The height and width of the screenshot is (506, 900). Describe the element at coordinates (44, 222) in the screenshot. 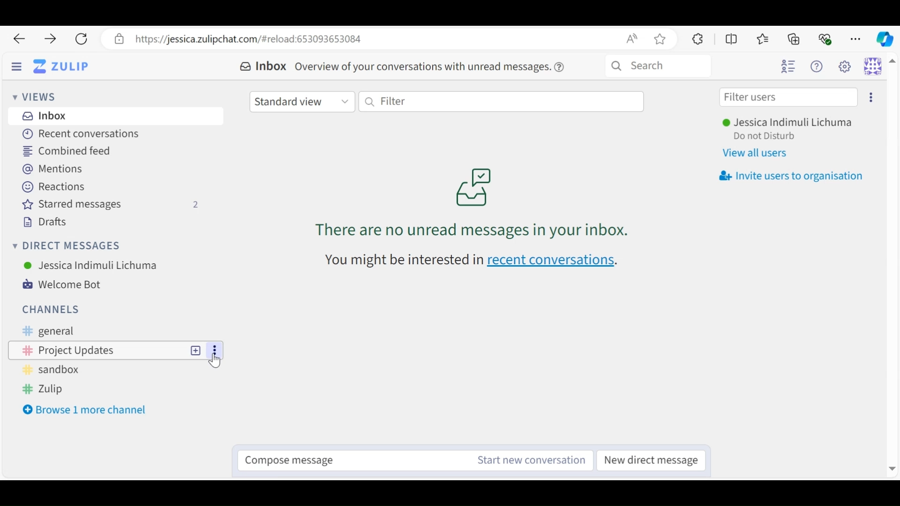

I see `Drafts` at that location.